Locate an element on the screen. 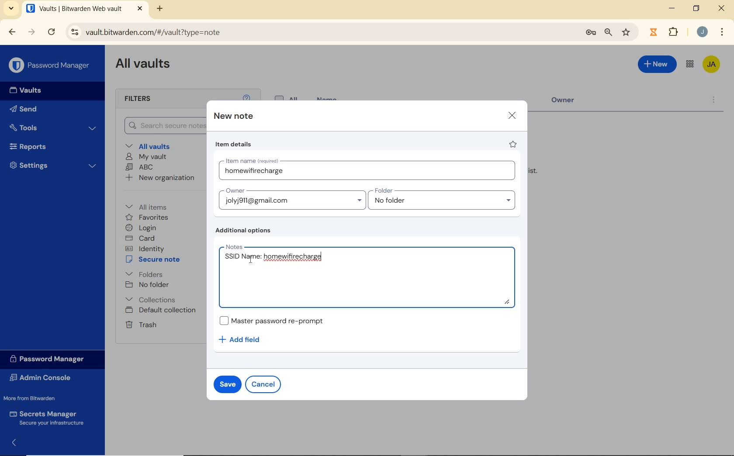  favorite is located at coordinates (514, 144).